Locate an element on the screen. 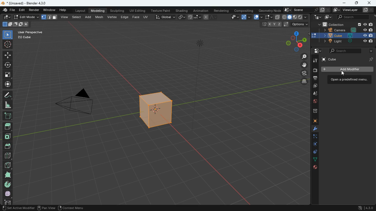 Image resolution: width=376 pixels, height=211 pixels. cube is located at coordinates (312, 121).